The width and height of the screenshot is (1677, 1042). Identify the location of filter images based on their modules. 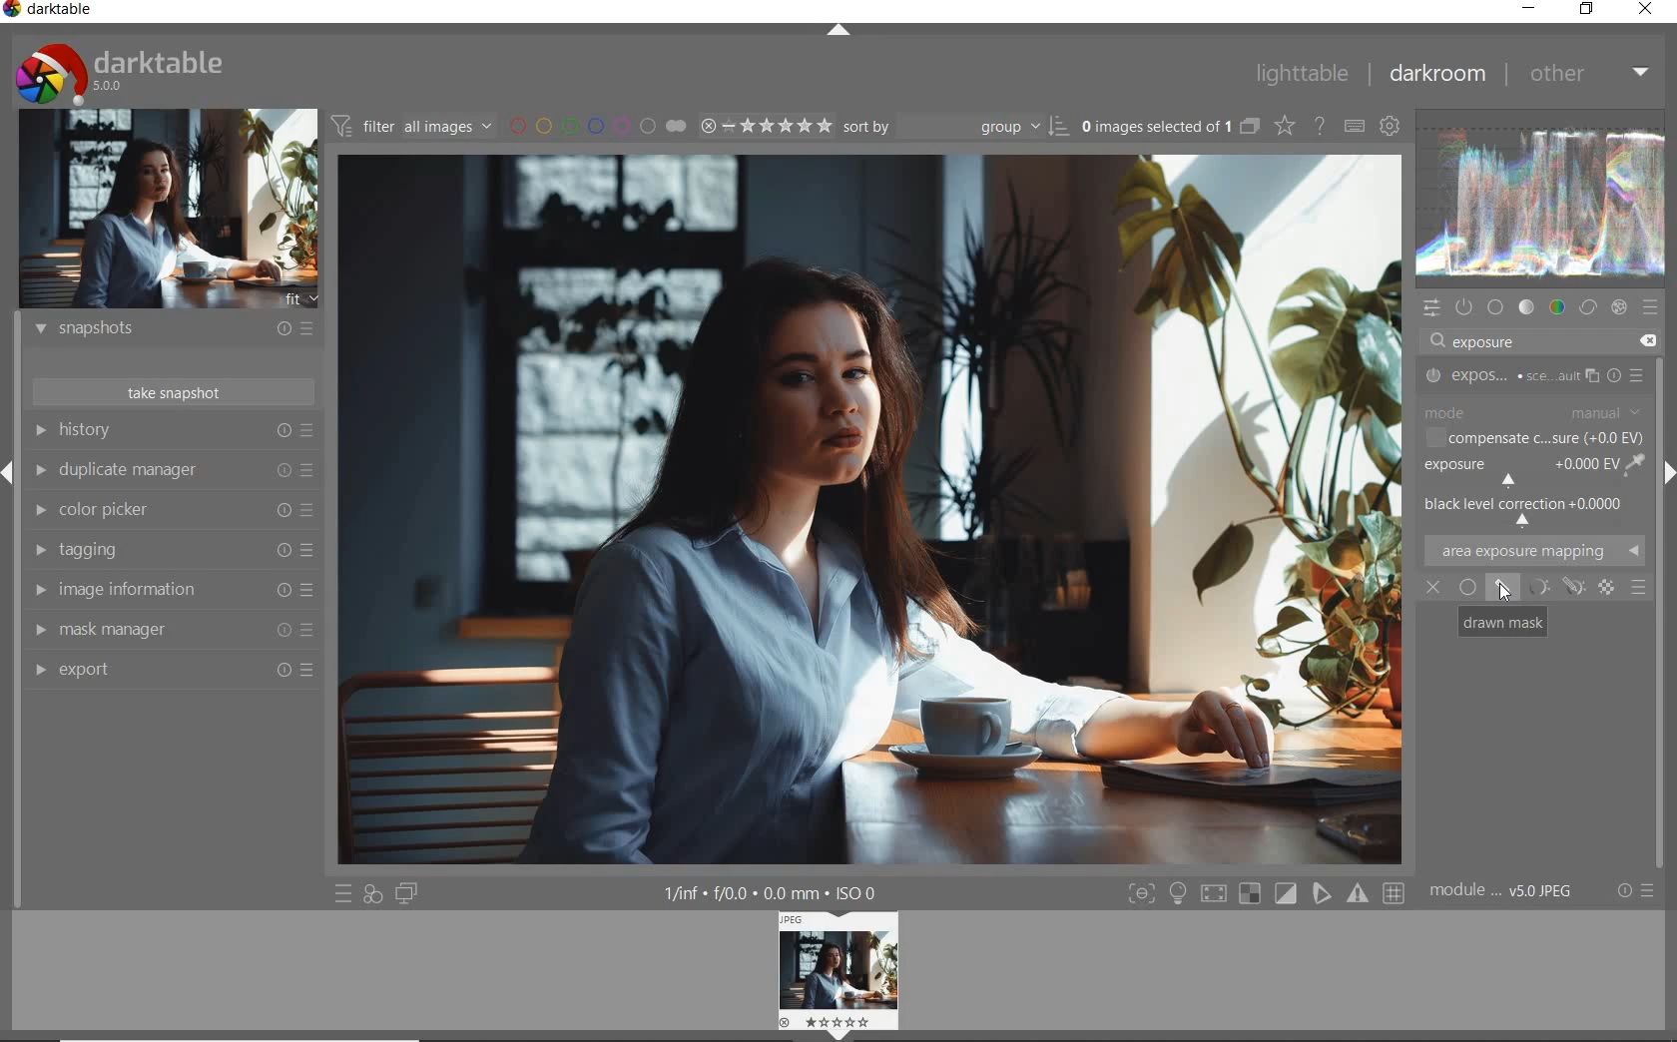
(411, 124).